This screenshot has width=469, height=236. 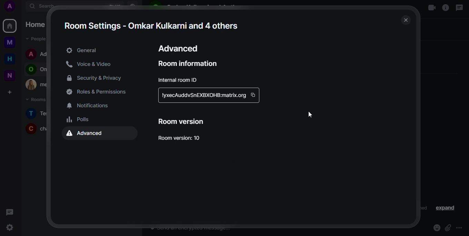 What do you see at coordinates (11, 92) in the screenshot?
I see `create space` at bounding box center [11, 92].